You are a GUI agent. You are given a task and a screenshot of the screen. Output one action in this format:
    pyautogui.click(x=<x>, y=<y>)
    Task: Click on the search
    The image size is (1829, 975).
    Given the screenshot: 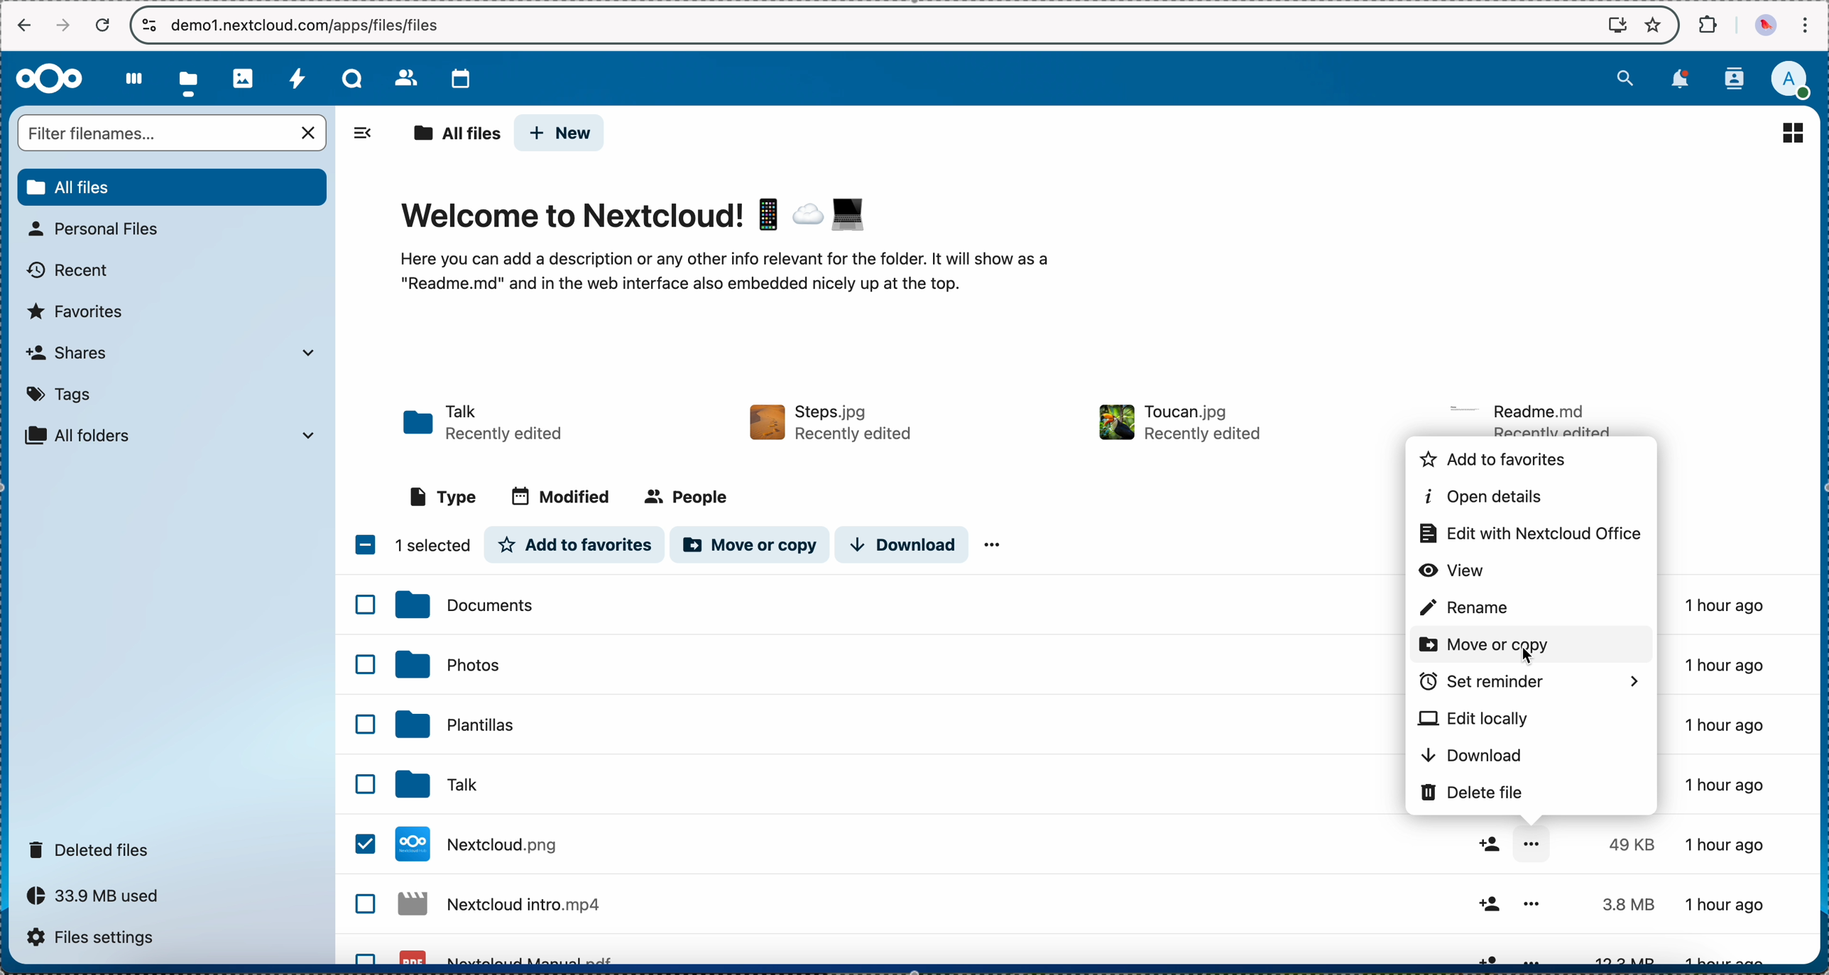 What is the action you would take?
    pyautogui.click(x=1623, y=79)
    